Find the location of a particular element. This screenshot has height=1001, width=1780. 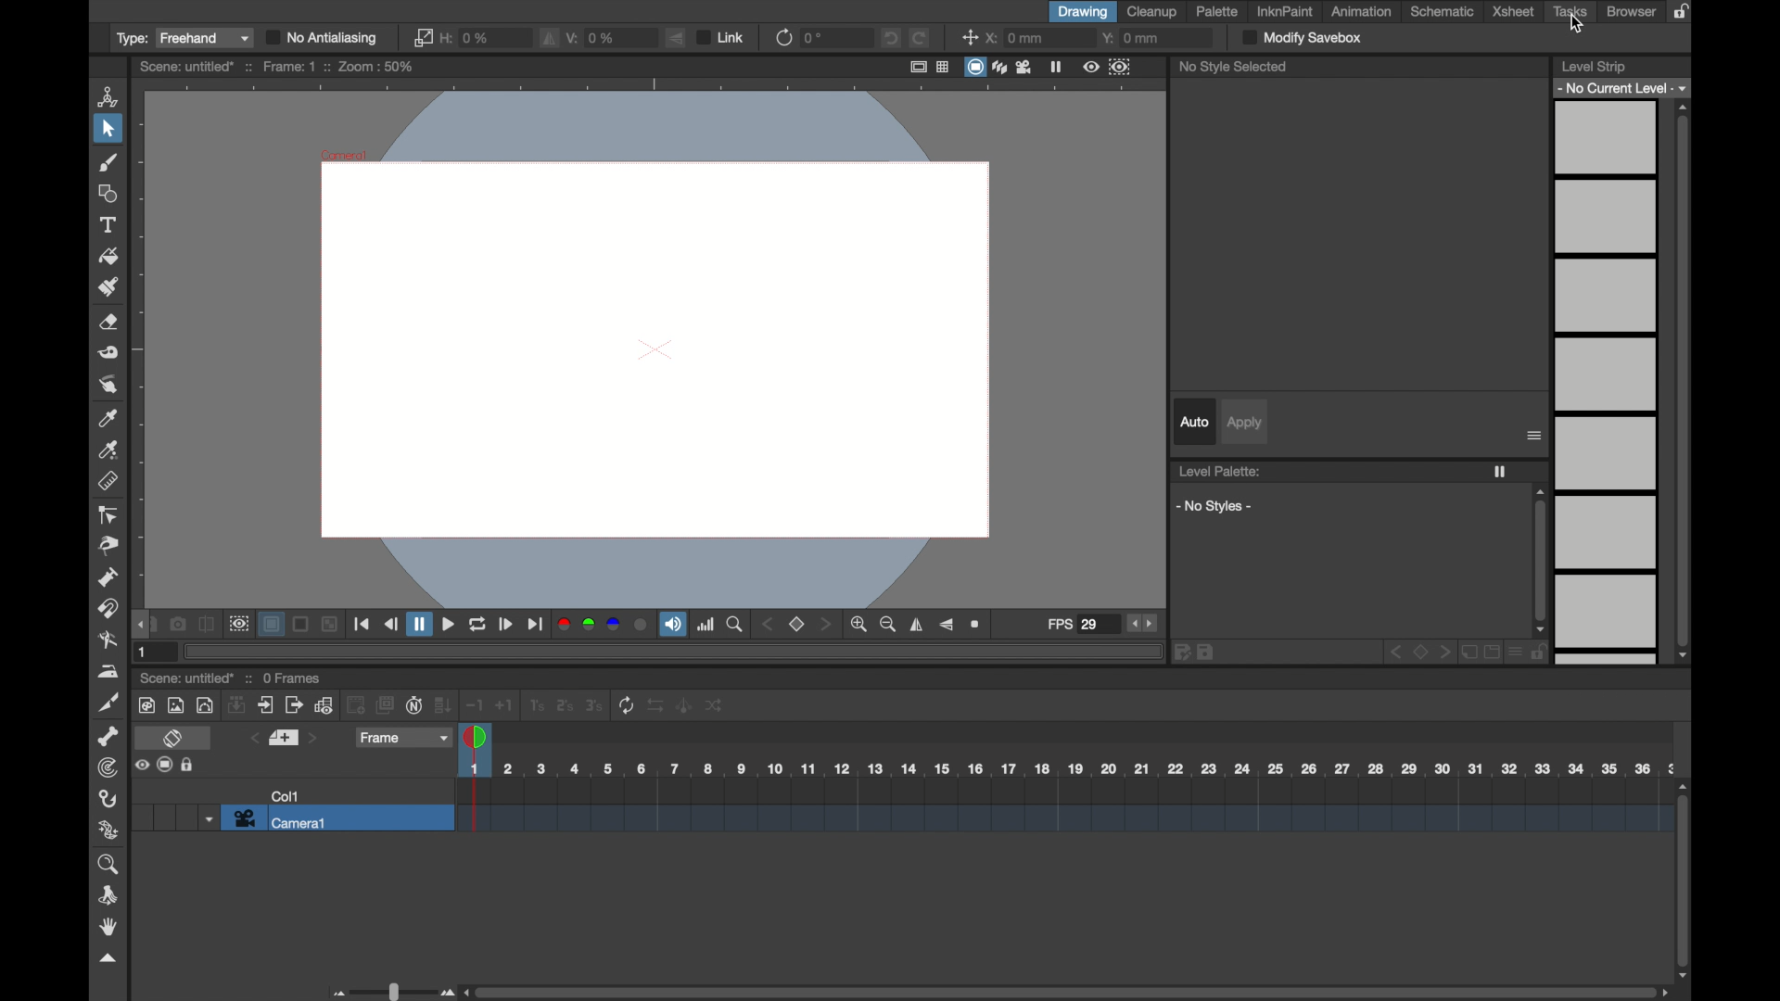

inknpaint is located at coordinates (1285, 12).